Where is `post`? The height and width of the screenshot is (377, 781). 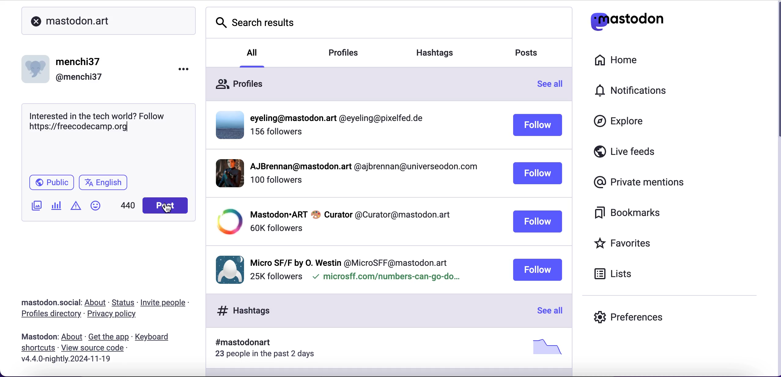
post is located at coordinates (165, 206).